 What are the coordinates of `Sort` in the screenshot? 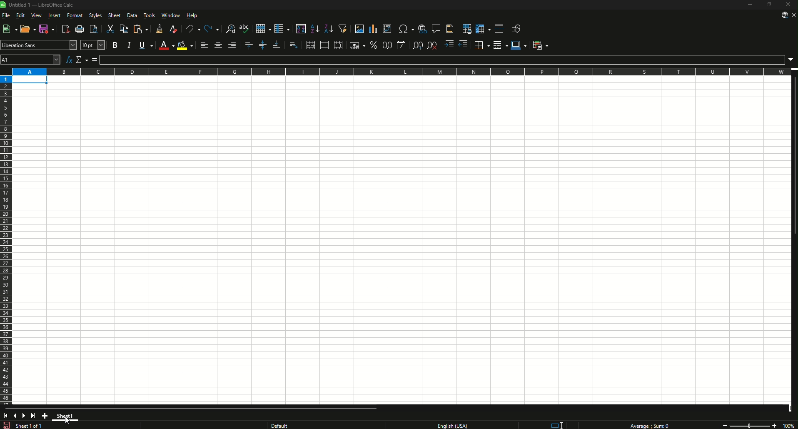 It's located at (301, 29).